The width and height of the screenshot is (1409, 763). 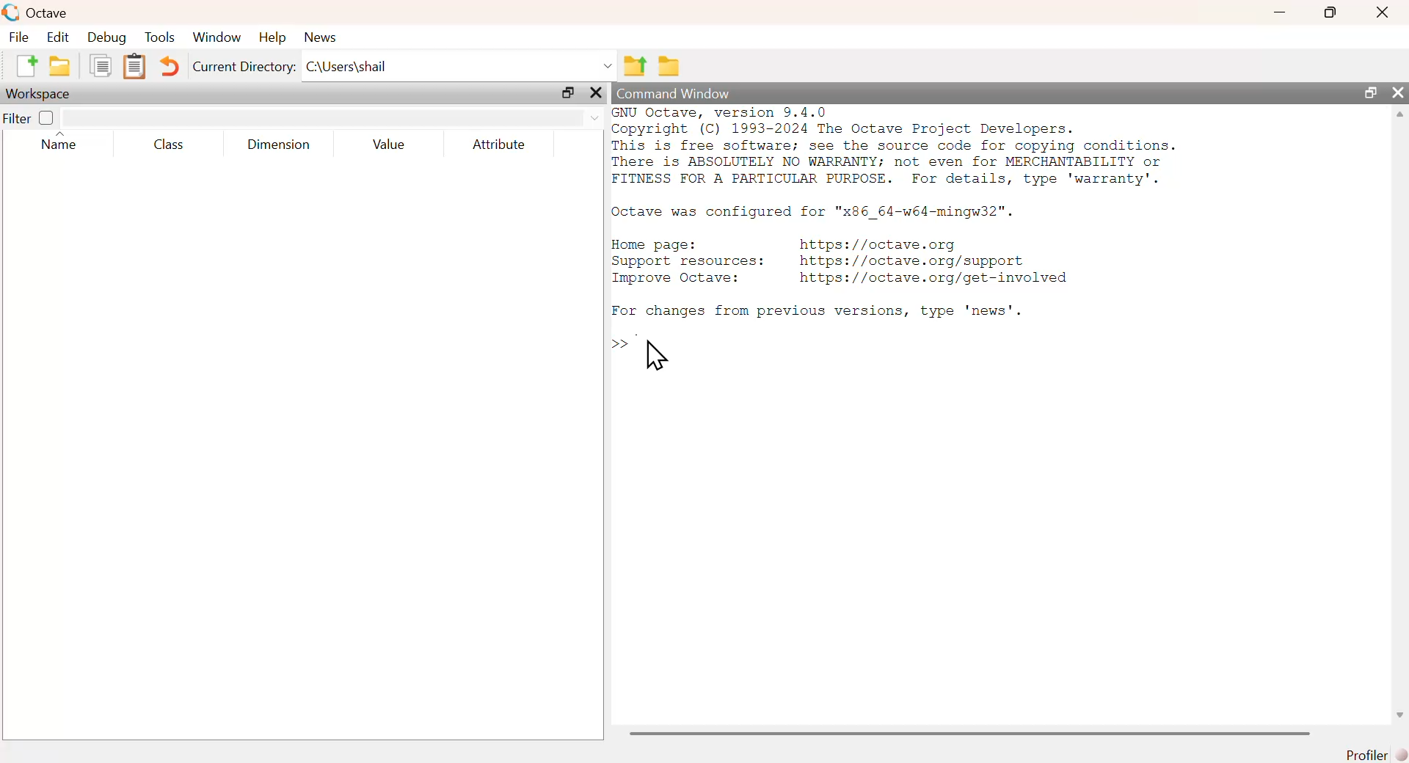 I want to click on filter, so click(x=15, y=119).